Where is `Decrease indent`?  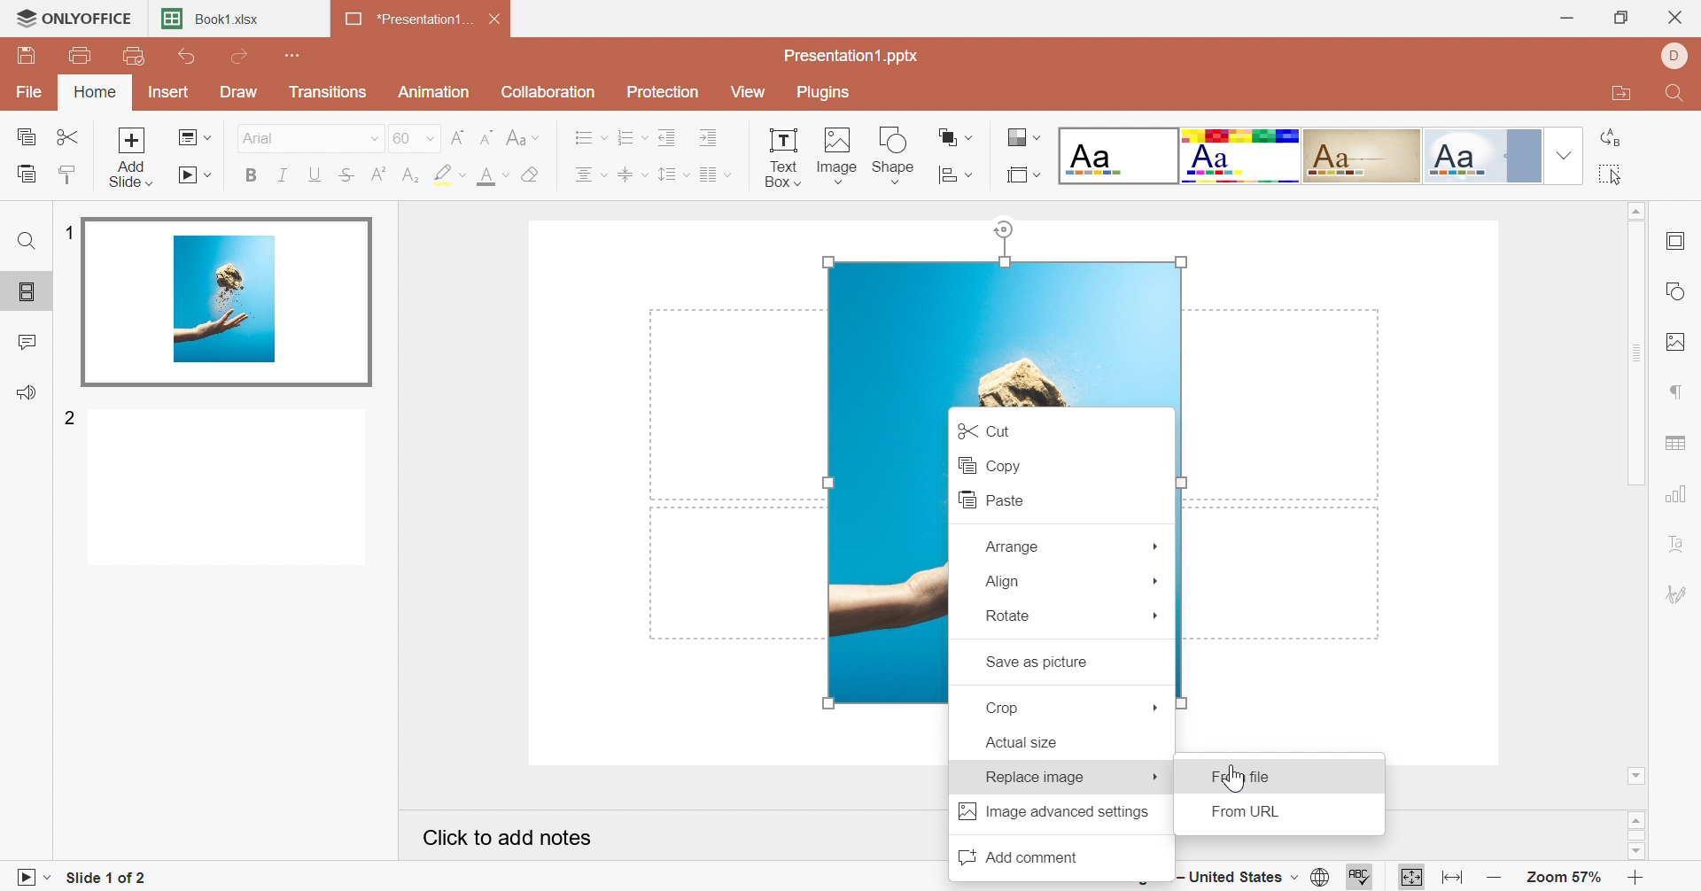
Decrease indent is located at coordinates (670, 136).